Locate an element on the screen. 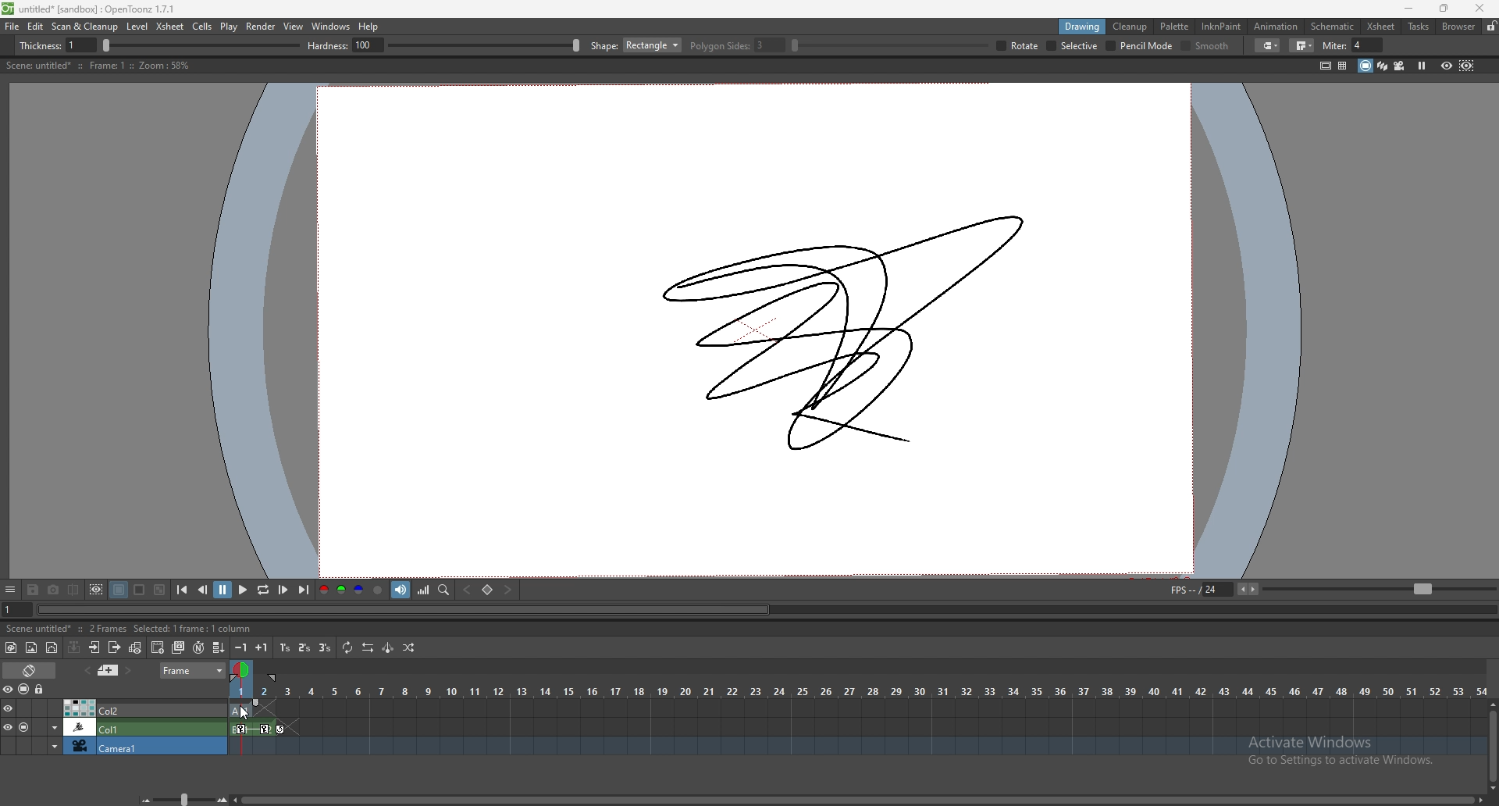 The image size is (1499, 806). fps is located at coordinates (1330, 588).